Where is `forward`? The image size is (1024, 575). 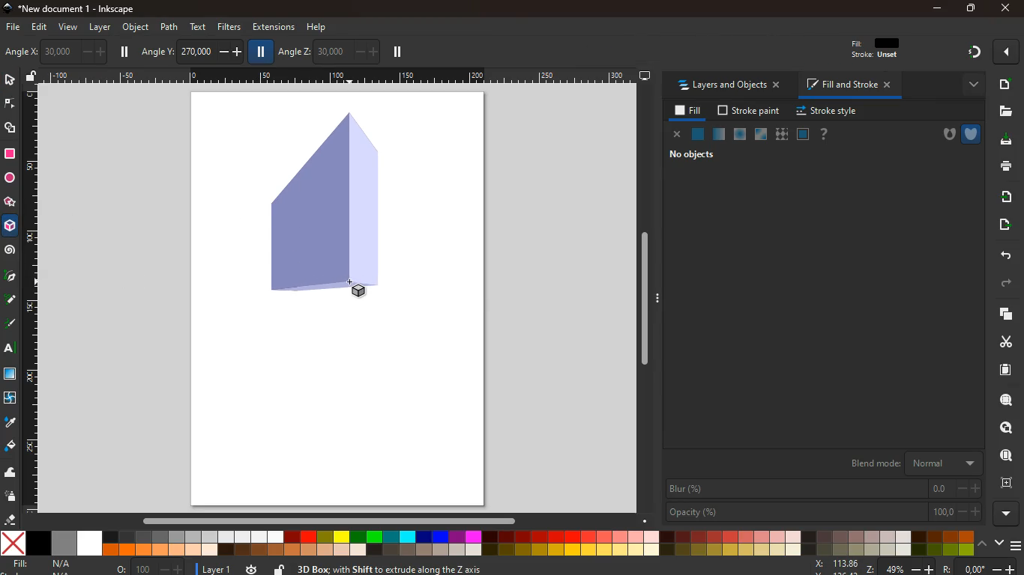
forward is located at coordinates (1011, 284).